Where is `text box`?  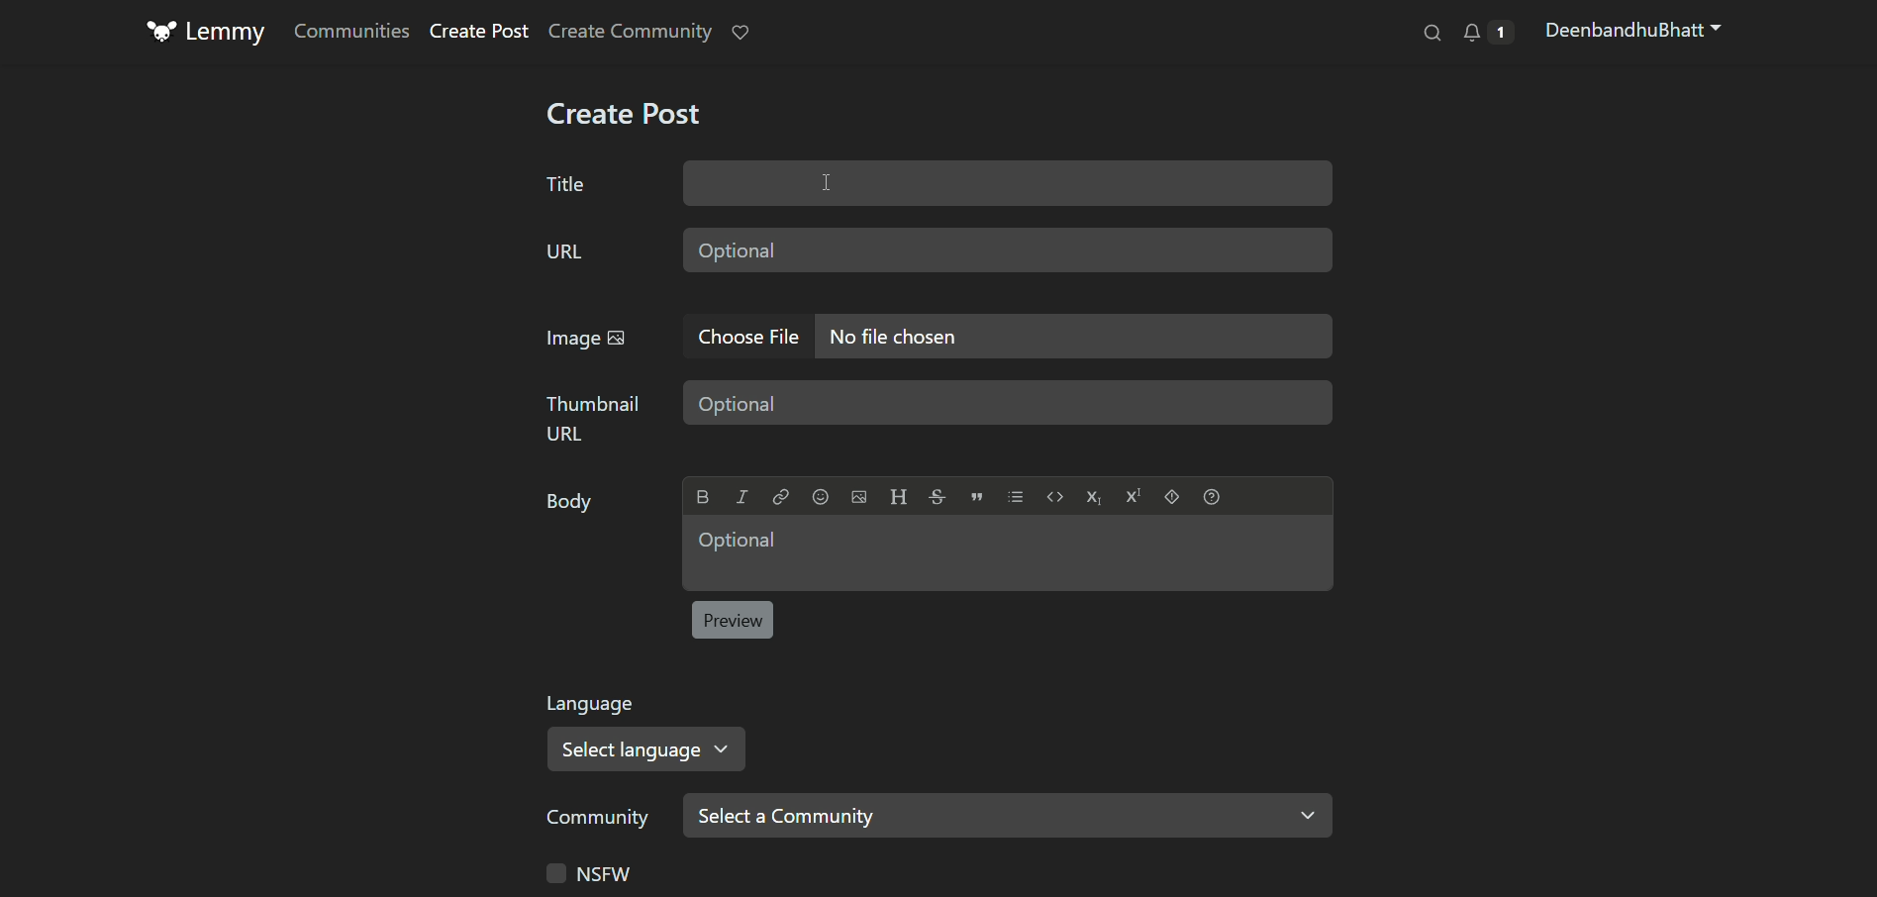 text box is located at coordinates (1008, 249).